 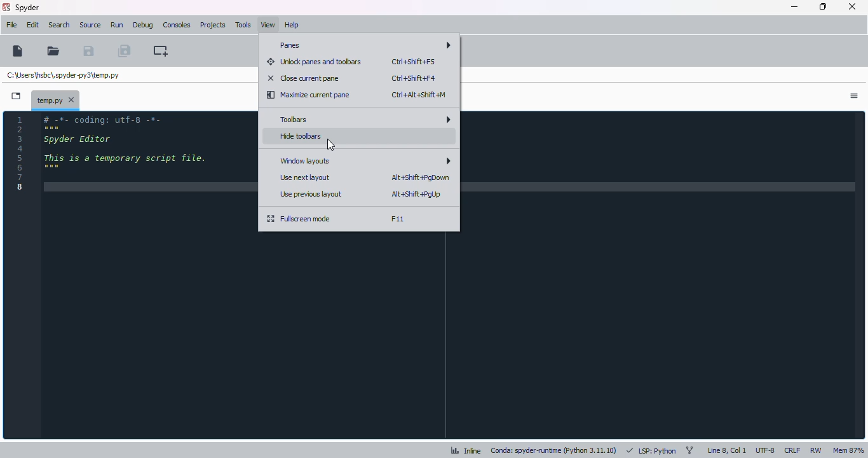 I want to click on projects, so click(x=213, y=25).